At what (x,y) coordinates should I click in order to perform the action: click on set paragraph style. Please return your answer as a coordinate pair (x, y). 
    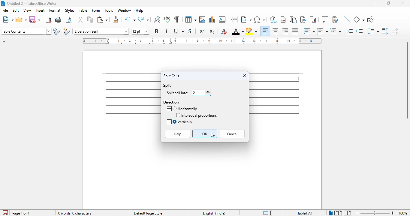
    Looking at the image, I should click on (26, 31).